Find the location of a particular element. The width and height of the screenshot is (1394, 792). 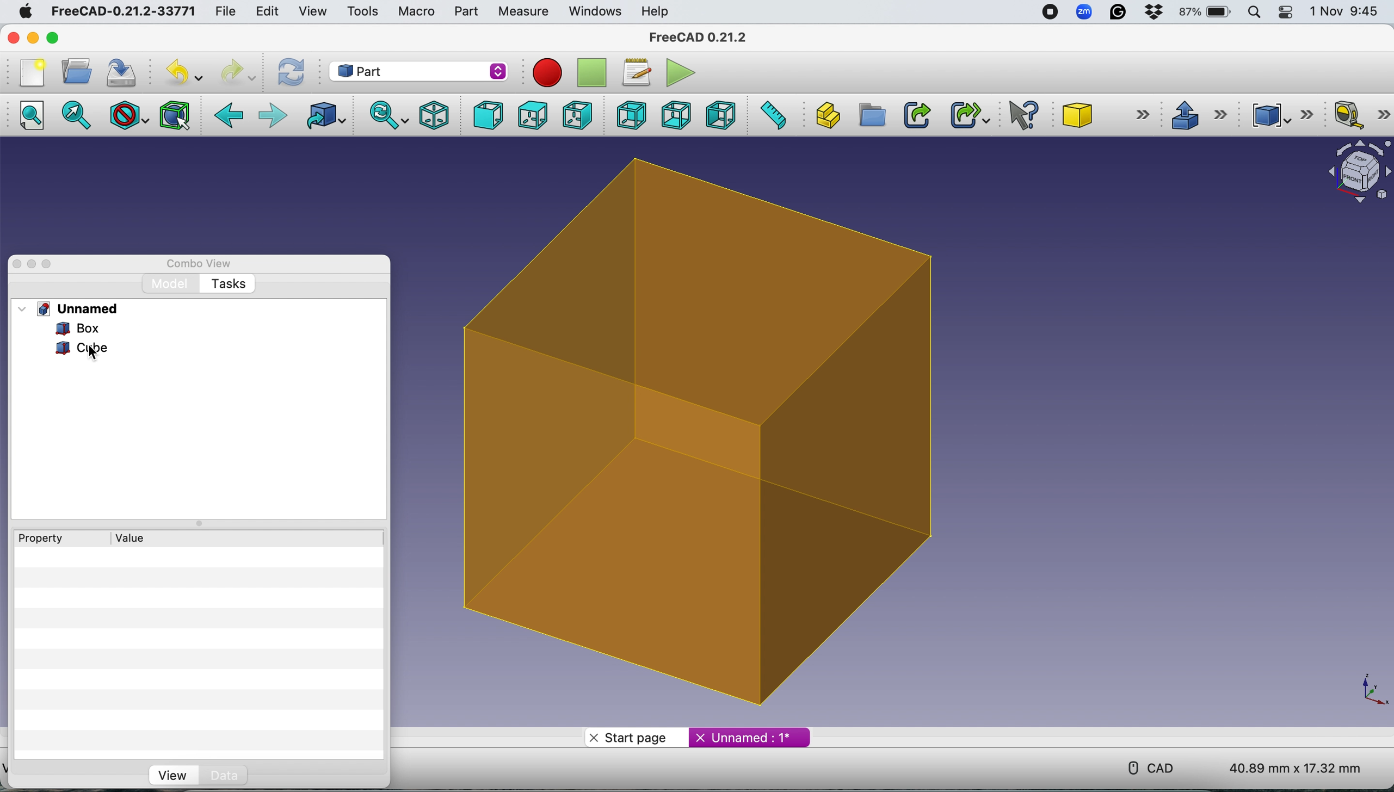

cursor is located at coordinates (95, 354).